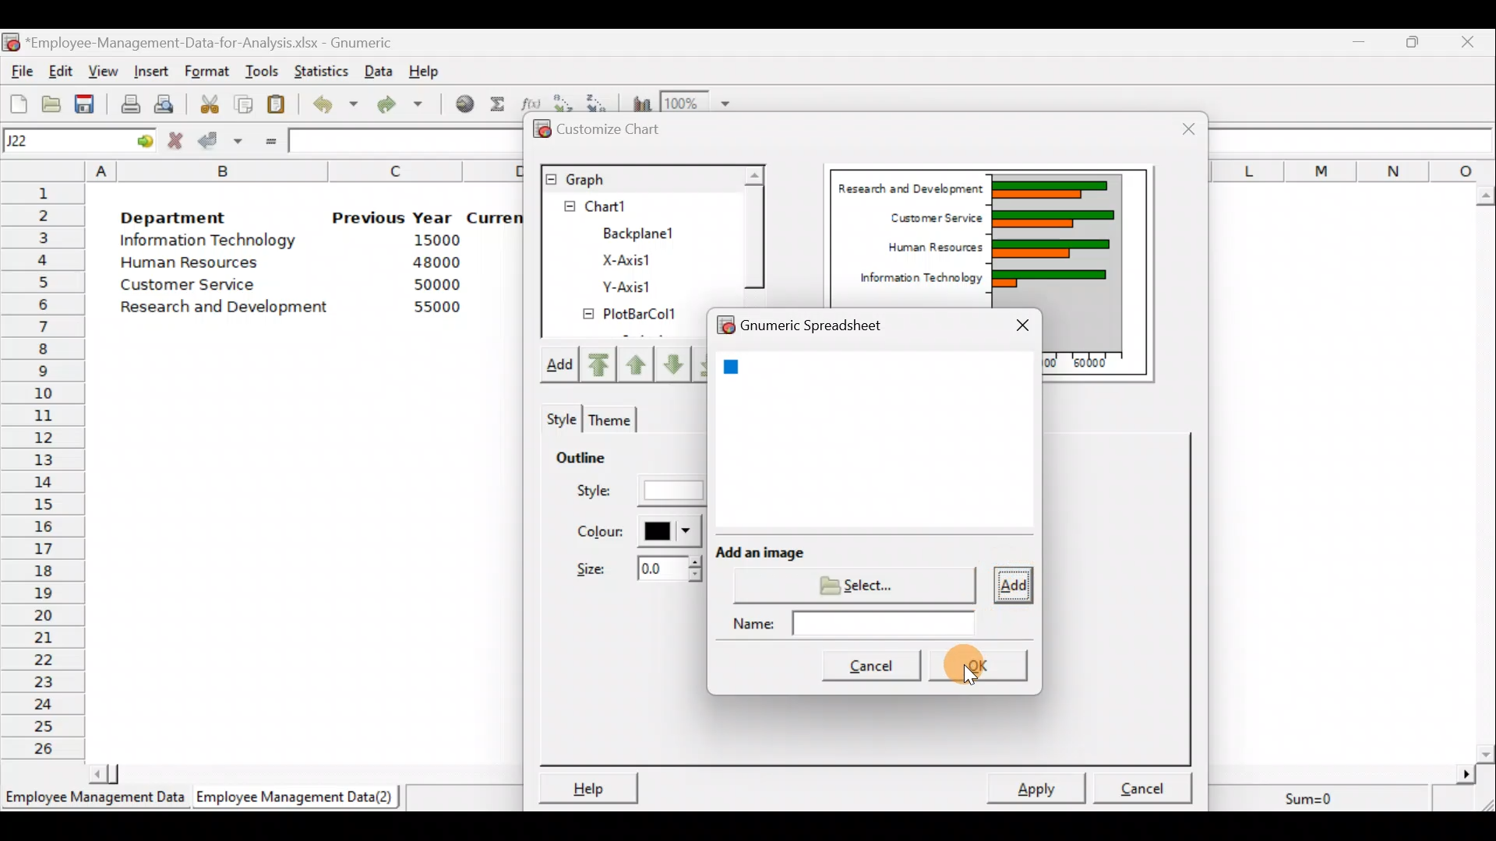 This screenshot has width=1496, height=841. What do you see at coordinates (613, 417) in the screenshot?
I see `Theme` at bounding box center [613, 417].